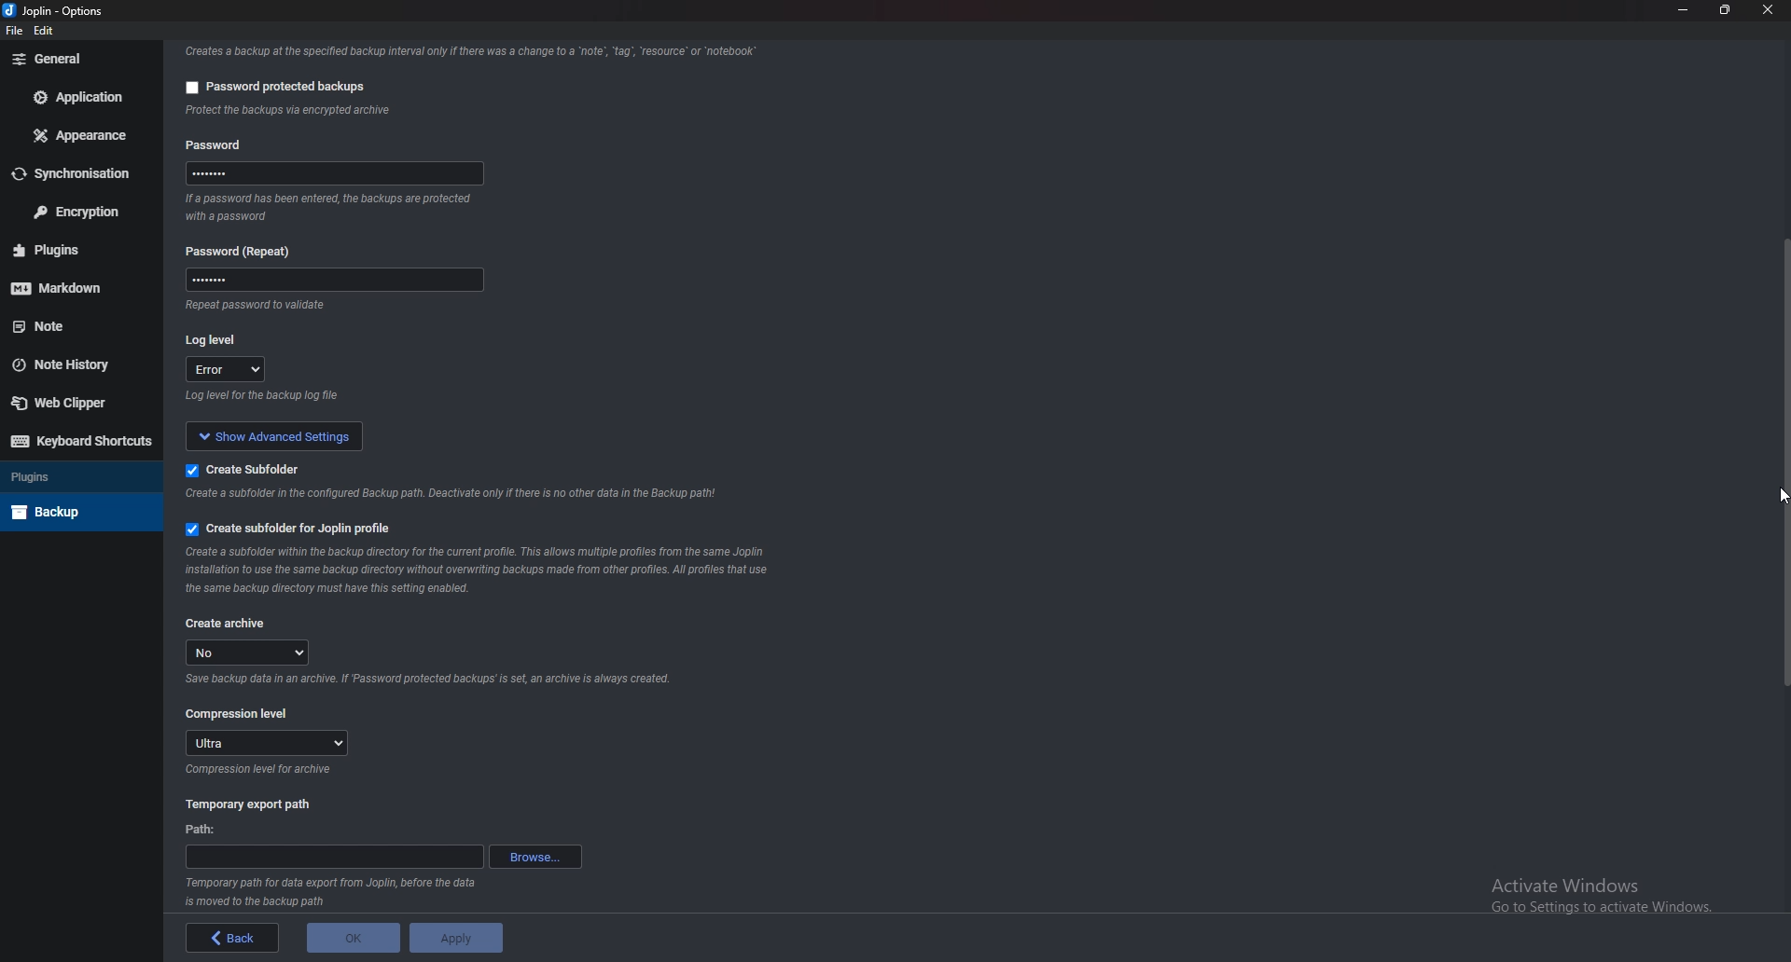 The image size is (1791, 962). Describe the element at coordinates (80, 98) in the screenshot. I see `Application` at that location.